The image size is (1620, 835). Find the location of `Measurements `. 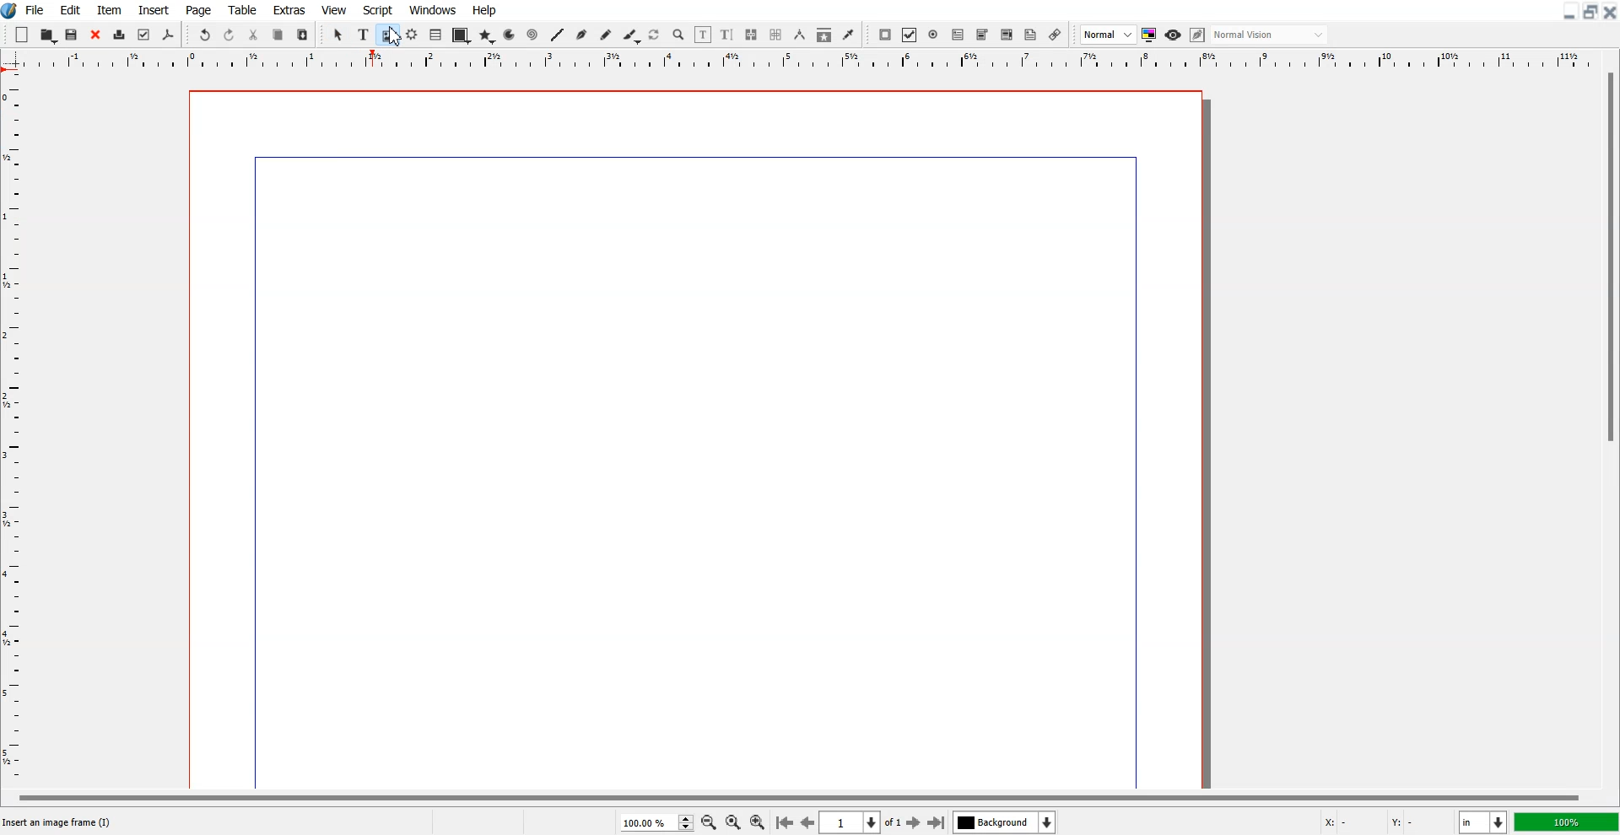

Measurements  is located at coordinates (799, 35).